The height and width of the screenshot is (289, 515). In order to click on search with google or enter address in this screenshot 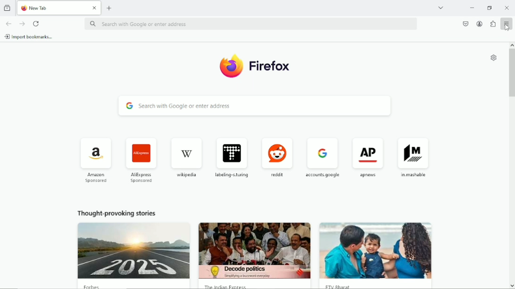, I will do `click(251, 24)`.